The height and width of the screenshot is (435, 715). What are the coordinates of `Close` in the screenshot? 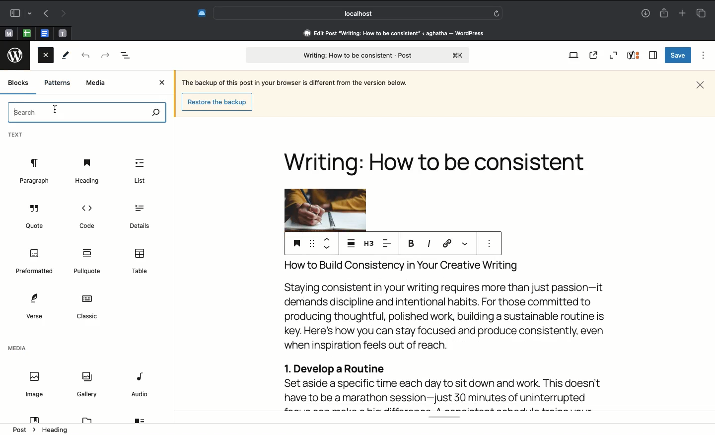 It's located at (700, 85).